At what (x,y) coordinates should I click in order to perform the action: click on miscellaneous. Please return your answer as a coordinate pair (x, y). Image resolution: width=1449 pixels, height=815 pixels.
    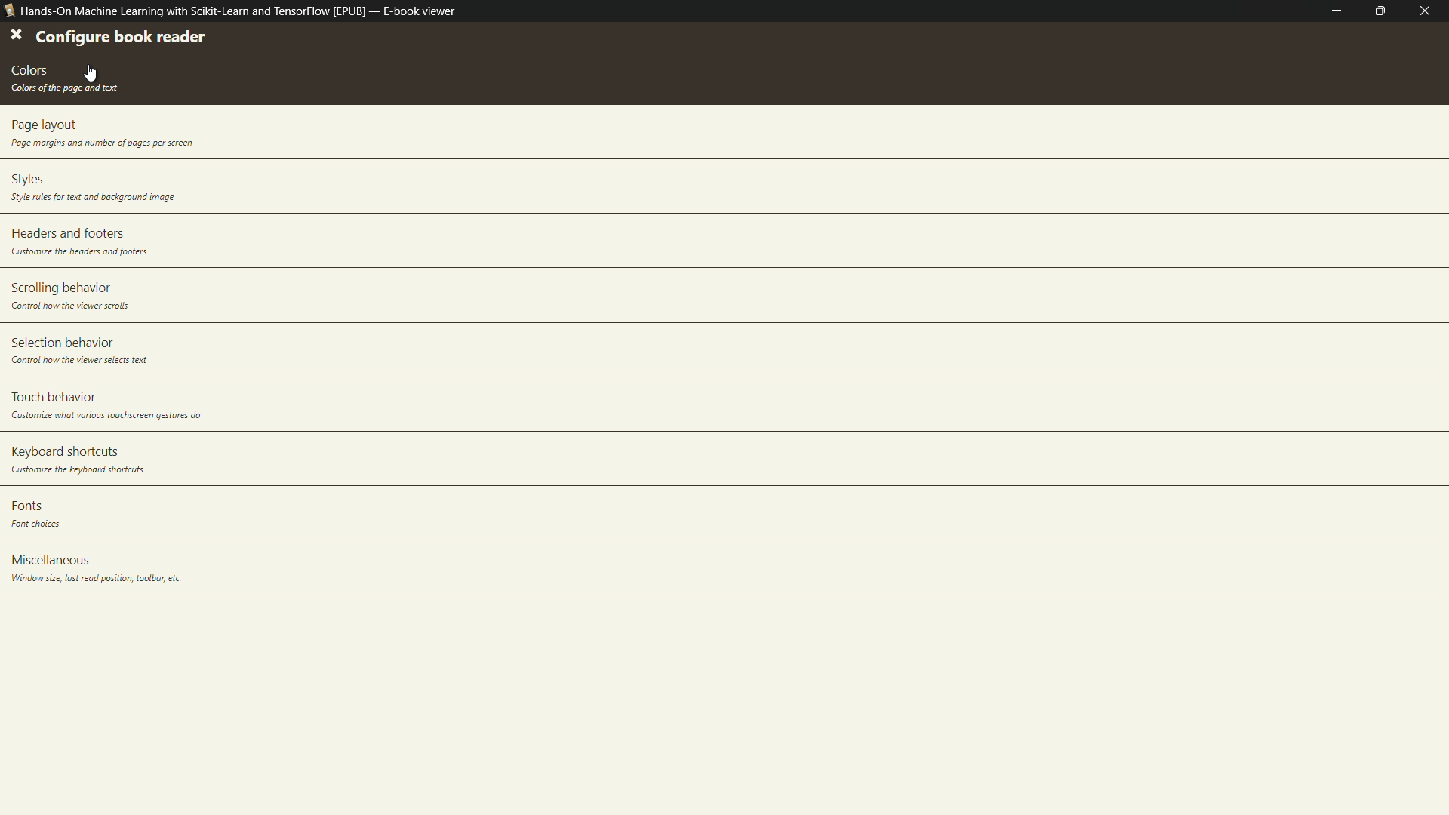
    Looking at the image, I should click on (52, 559).